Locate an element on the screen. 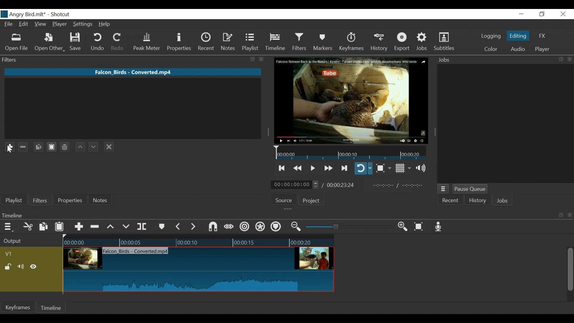  Cut is located at coordinates (28, 227).